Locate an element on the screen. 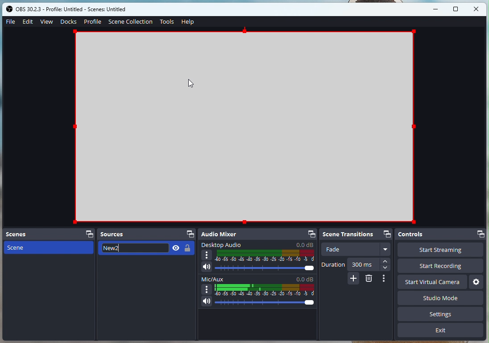 Image resolution: width=489 pixels, height=343 pixels. Scene transitions is located at coordinates (358, 234).